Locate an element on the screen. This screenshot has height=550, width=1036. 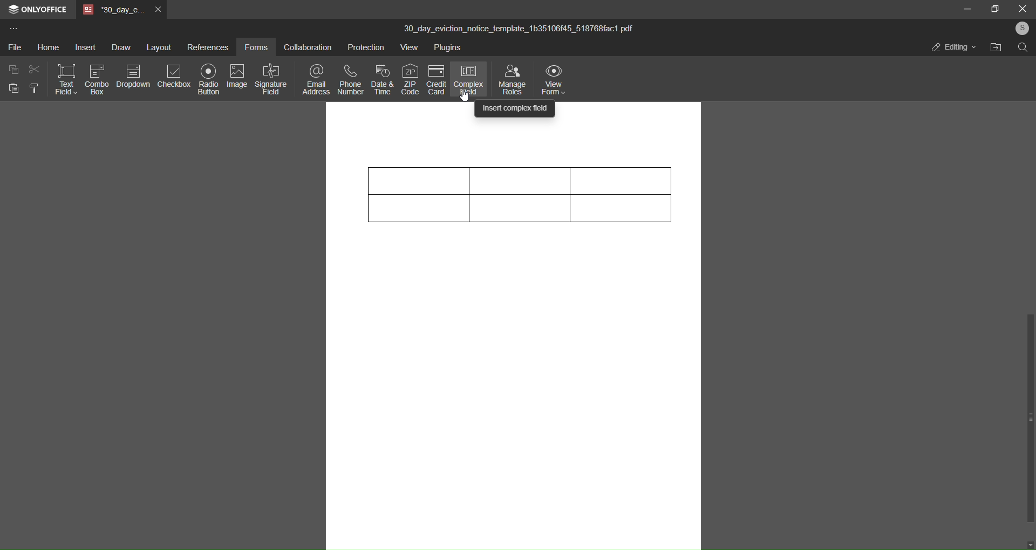
image is located at coordinates (235, 74).